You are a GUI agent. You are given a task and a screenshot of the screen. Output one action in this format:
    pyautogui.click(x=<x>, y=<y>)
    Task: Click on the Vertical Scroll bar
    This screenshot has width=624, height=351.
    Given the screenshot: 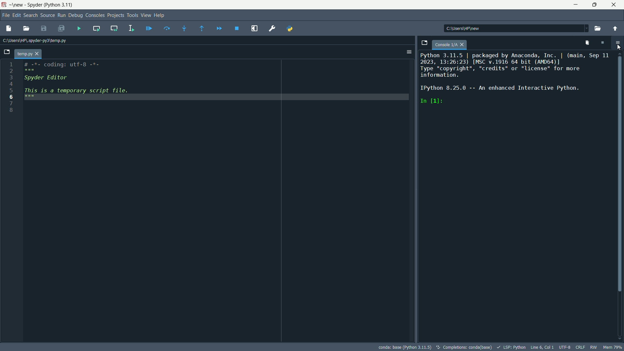 What is the action you would take?
    pyautogui.click(x=620, y=173)
    